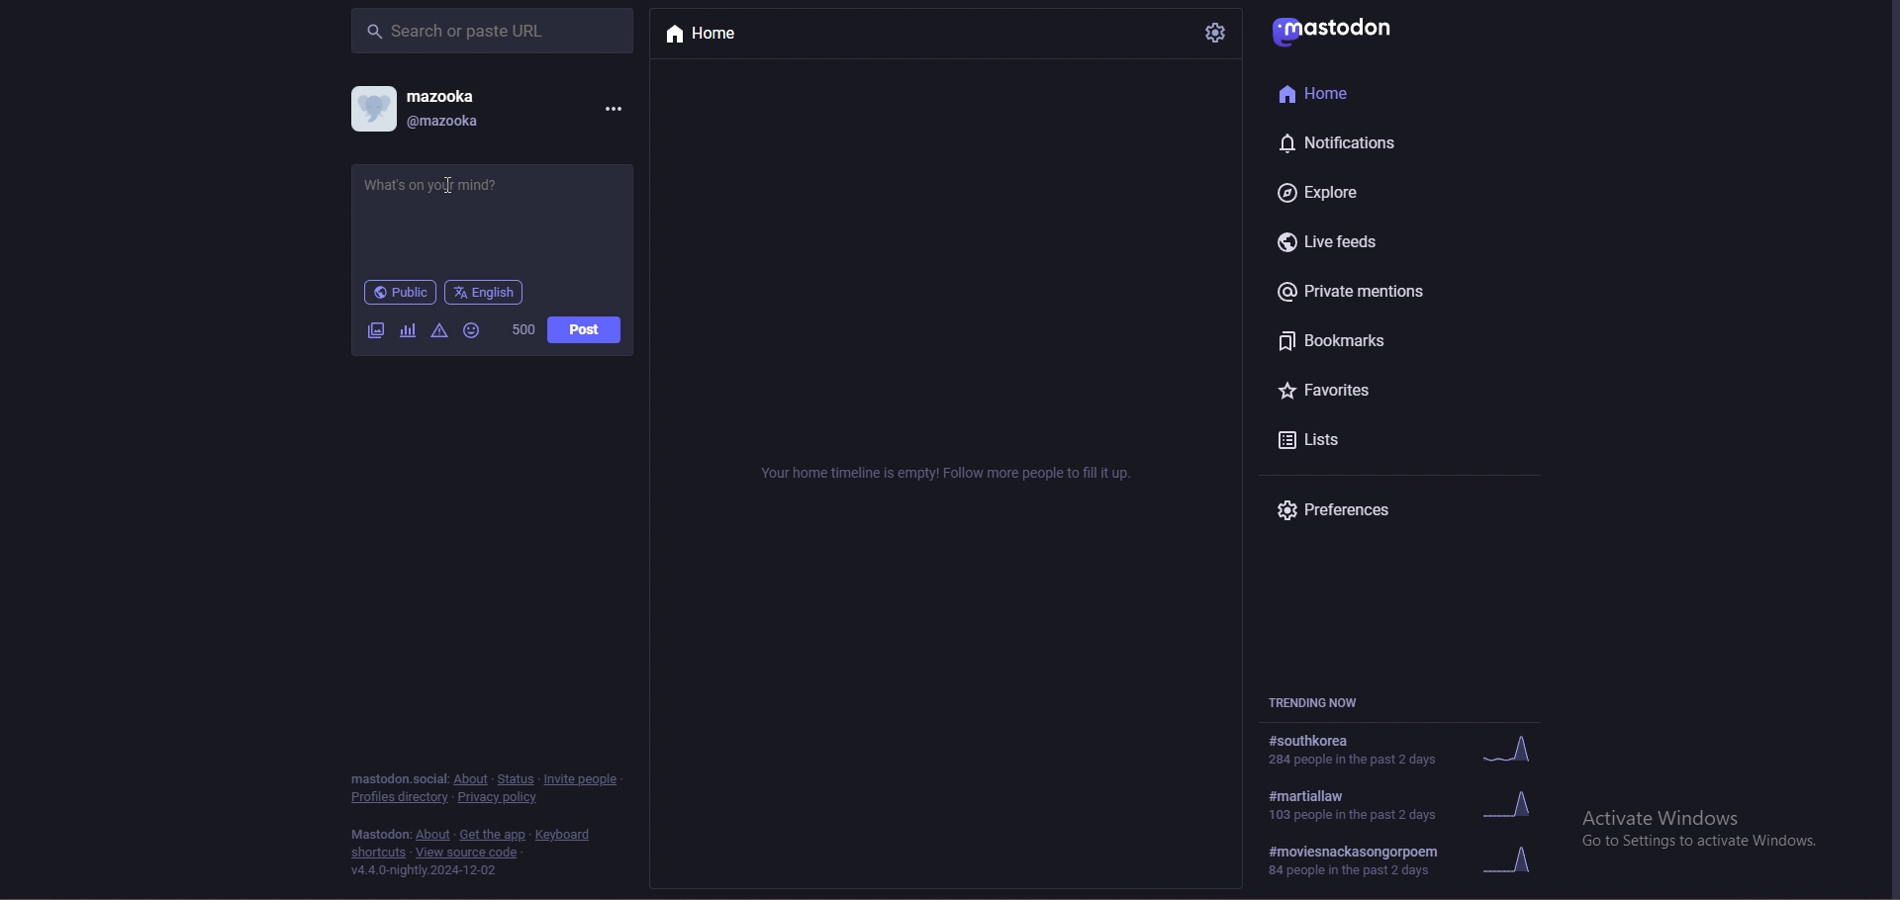  I want to click on trending now, so click(1325, 703).